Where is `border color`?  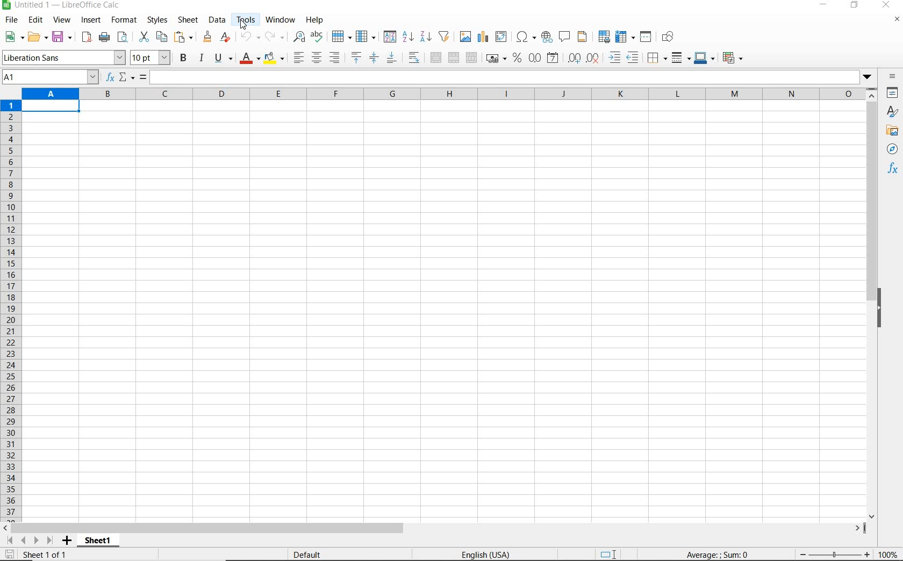
border color is located at coordinates (705, 58).